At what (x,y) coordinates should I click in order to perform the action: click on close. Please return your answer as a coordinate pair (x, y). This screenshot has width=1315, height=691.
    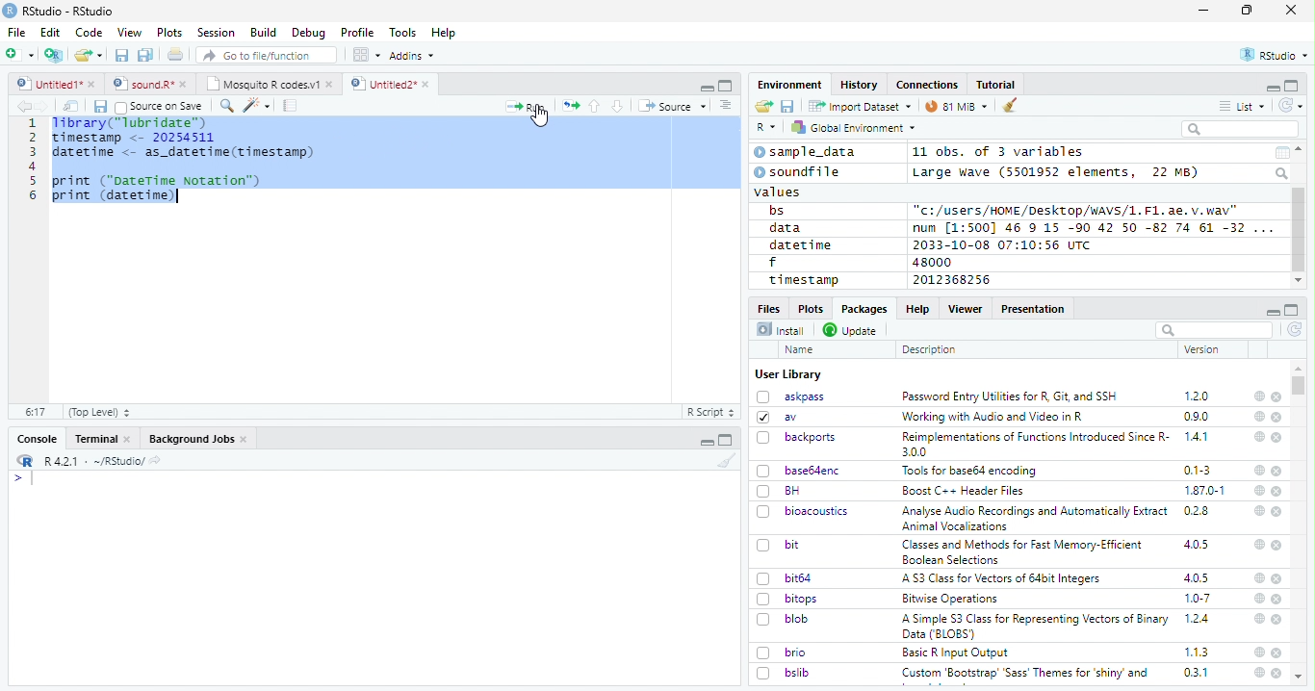
    Looking at the image, I should click on (1278, 579).